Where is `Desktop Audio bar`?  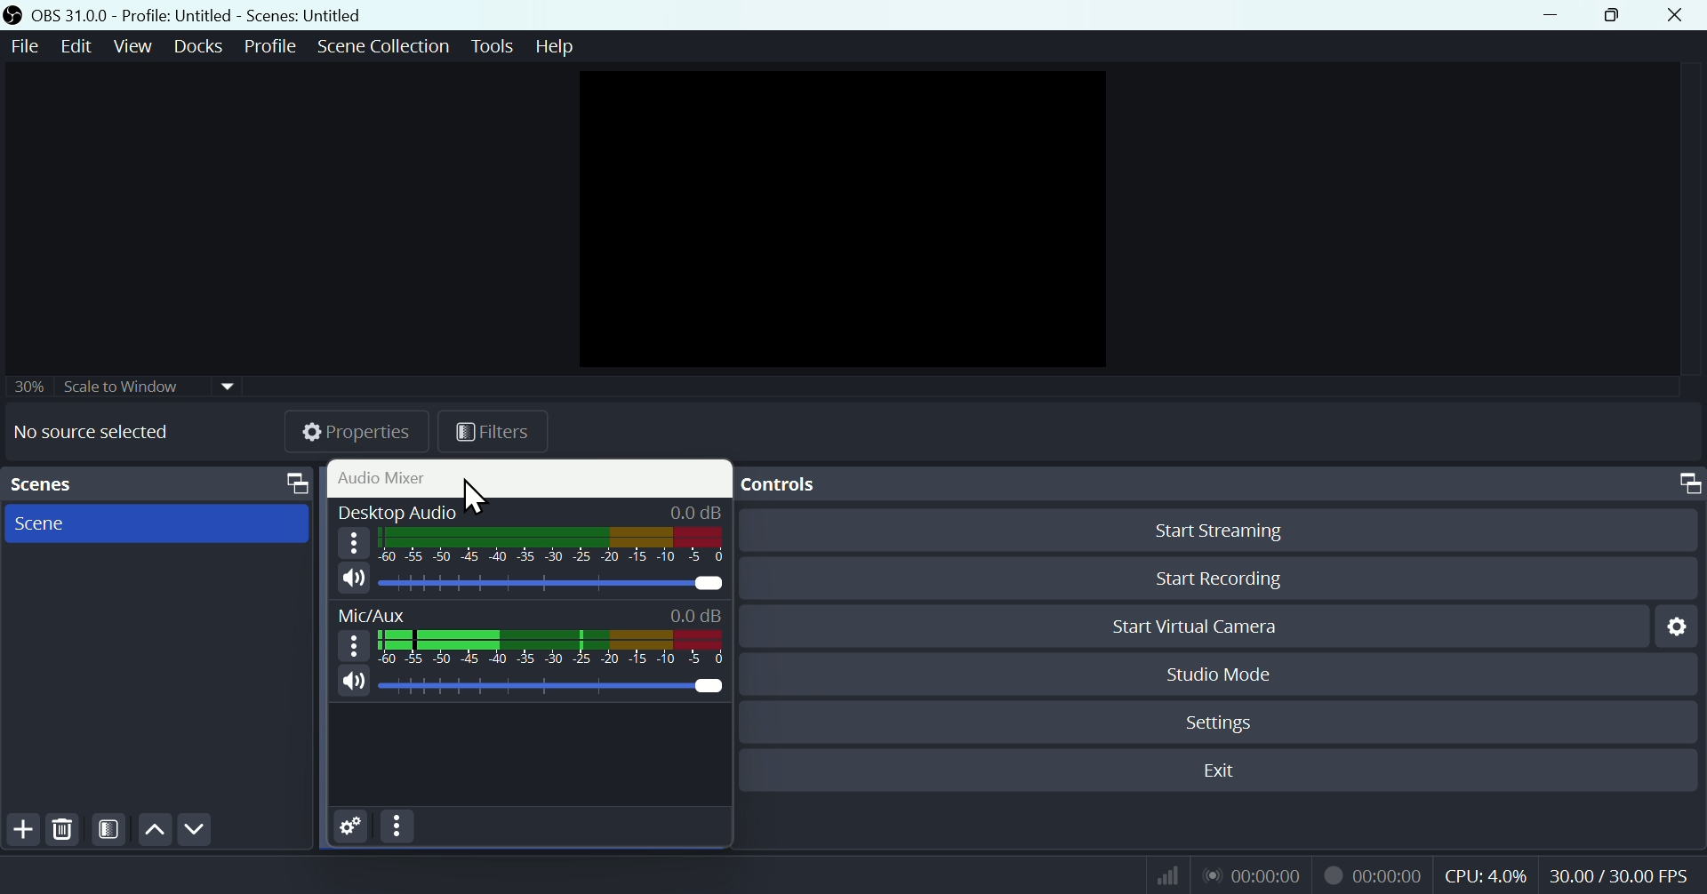 Desktop Audio bar is located at coordinates (549, 544).